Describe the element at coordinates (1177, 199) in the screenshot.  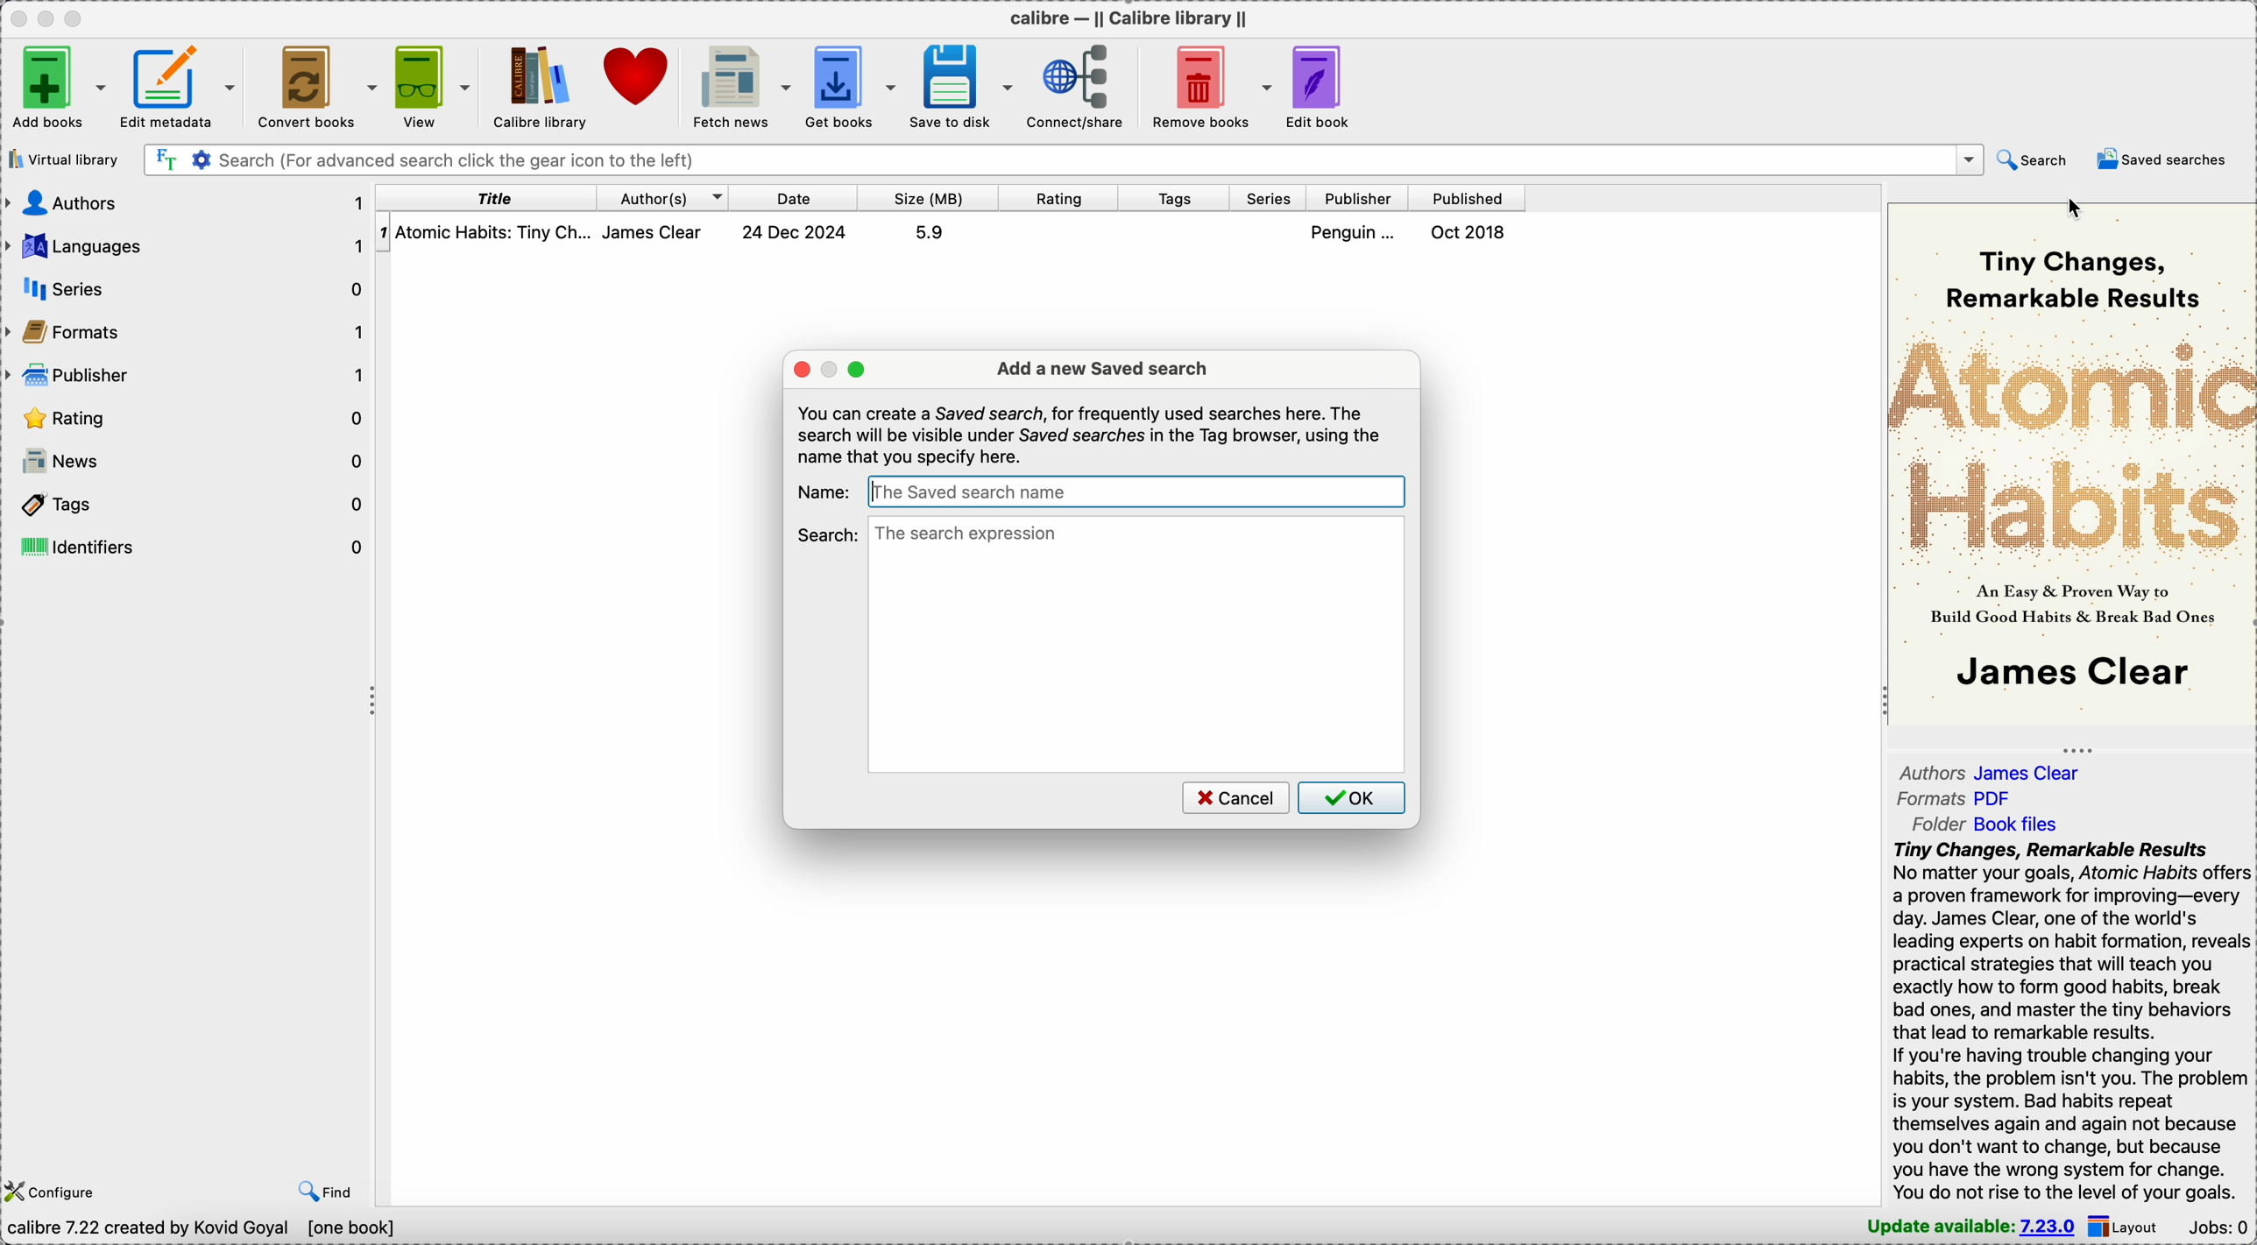
I see `tags` at that location.